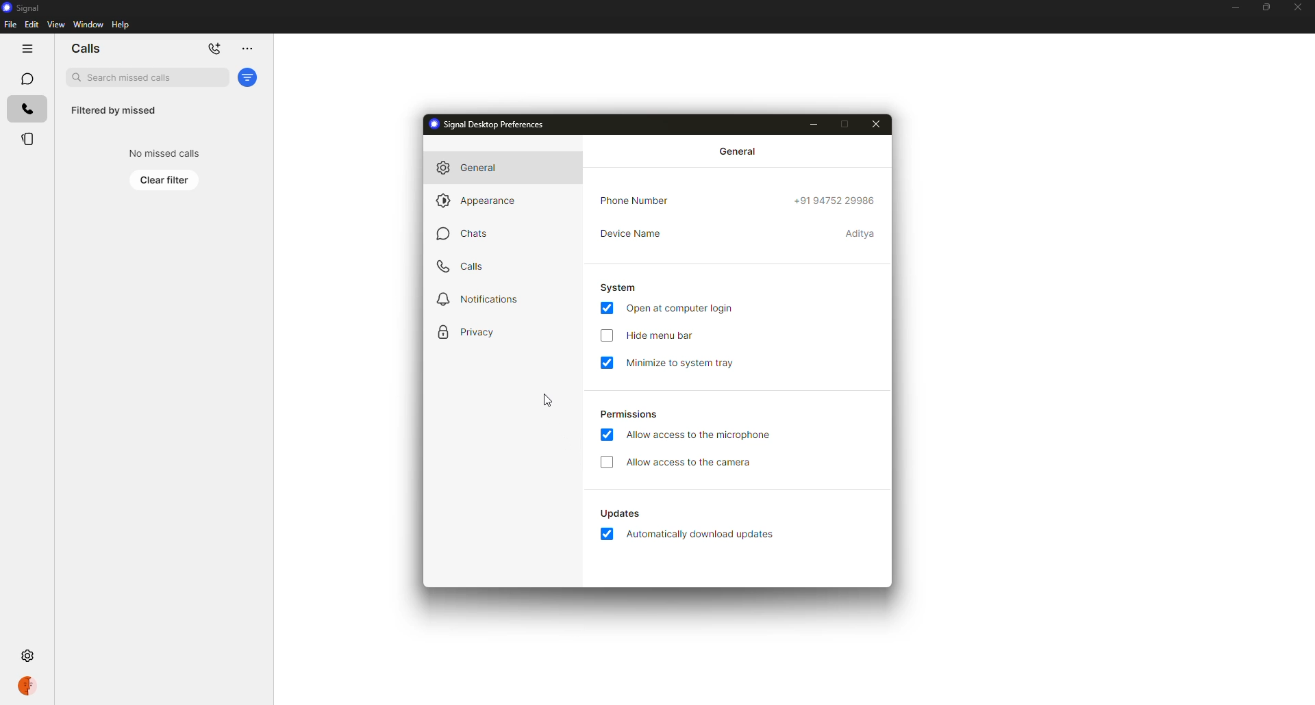 This screenshot has width=1315, height=705. What do you see at coordinates (681, 309) in the screenshot?
I see `open at computer login` at bounding box center [681, 309].